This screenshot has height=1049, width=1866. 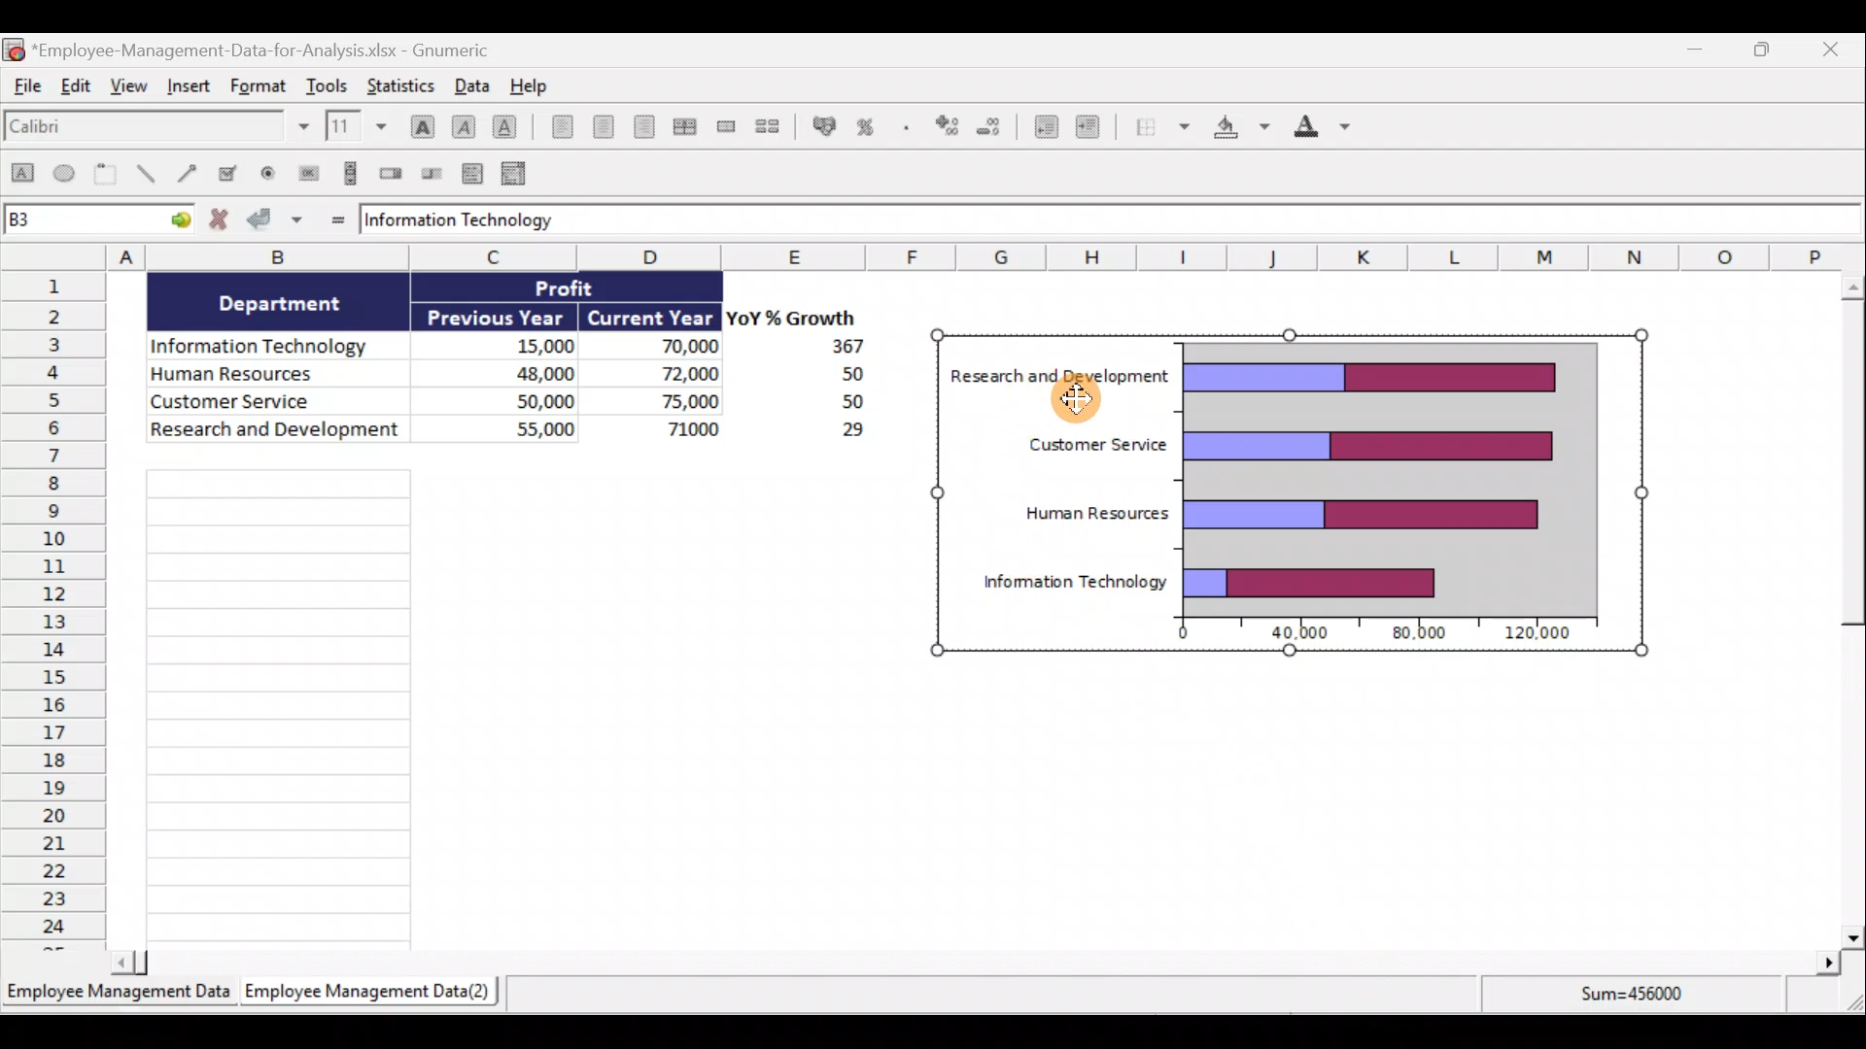 What do you see at coordinates (328, 83) in the screenshot?
I see `Tools` at bounding box center [328, 83].